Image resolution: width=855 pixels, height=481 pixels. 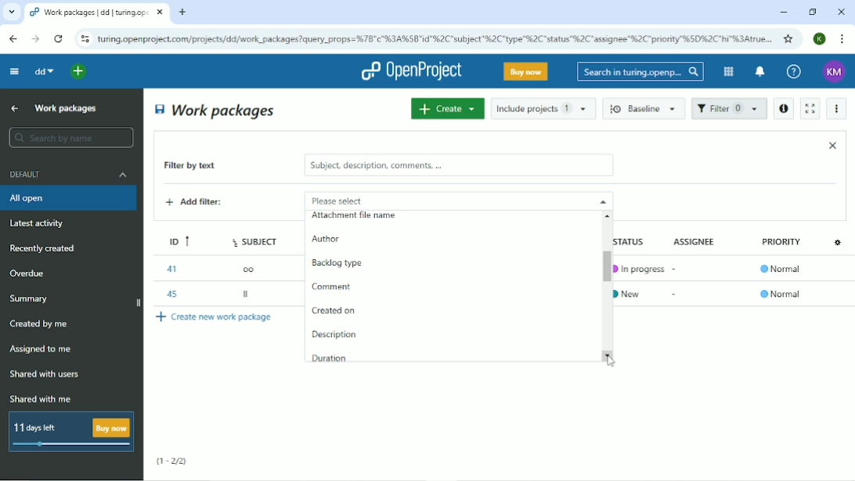 What do you see at coordinates (676, 266) in the screenshot?
I see `-` at bounding box center [676, 266].